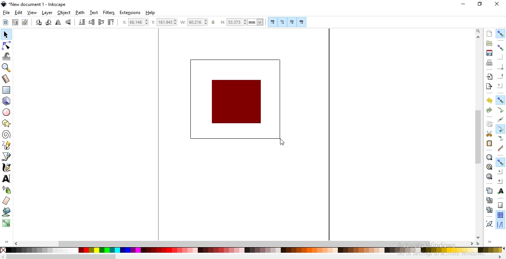 The width and height of the screenshot is (506, 259). What do you see at coordinates (94, 13) in the screenshot?
I see `text` at bounding box center [94, 13].